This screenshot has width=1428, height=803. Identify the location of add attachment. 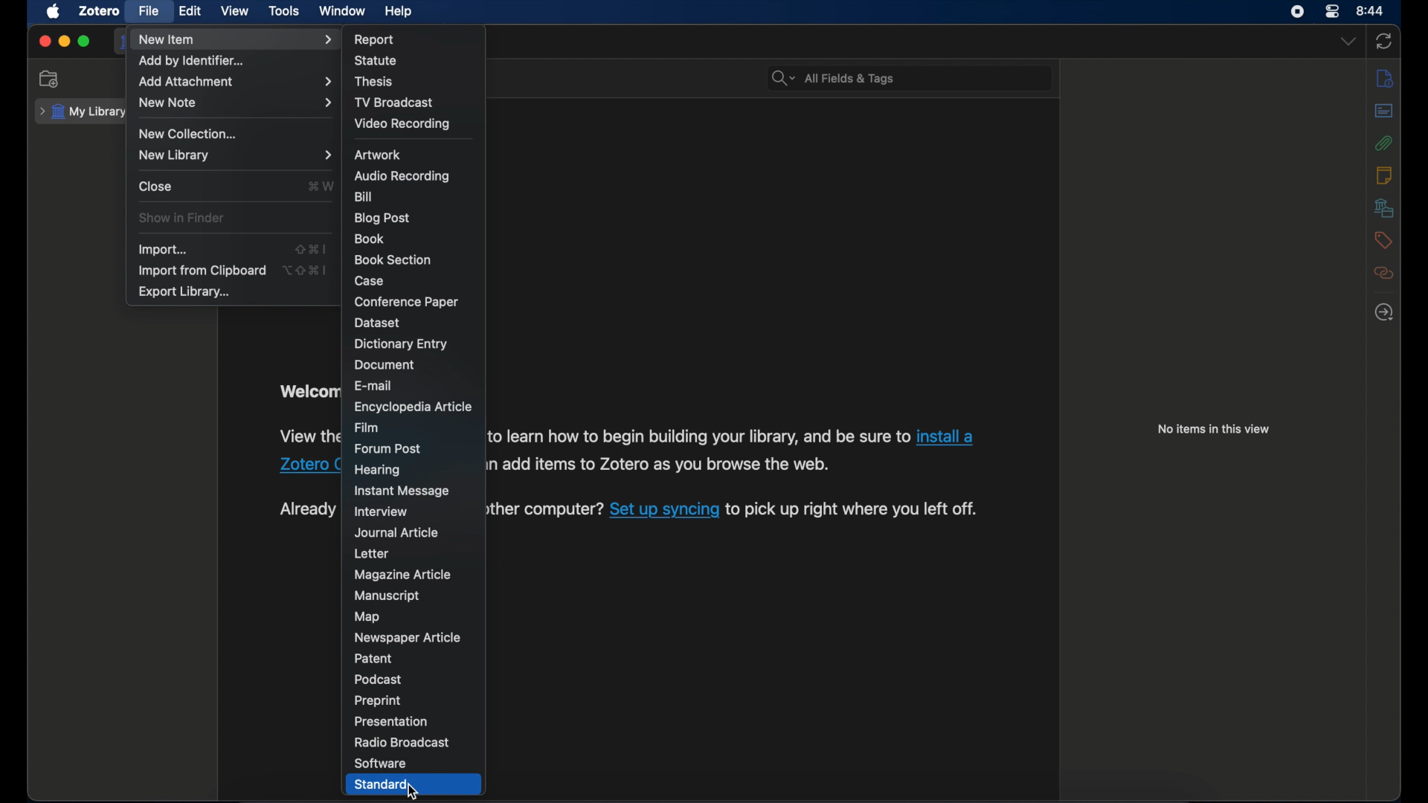
(234, 80).